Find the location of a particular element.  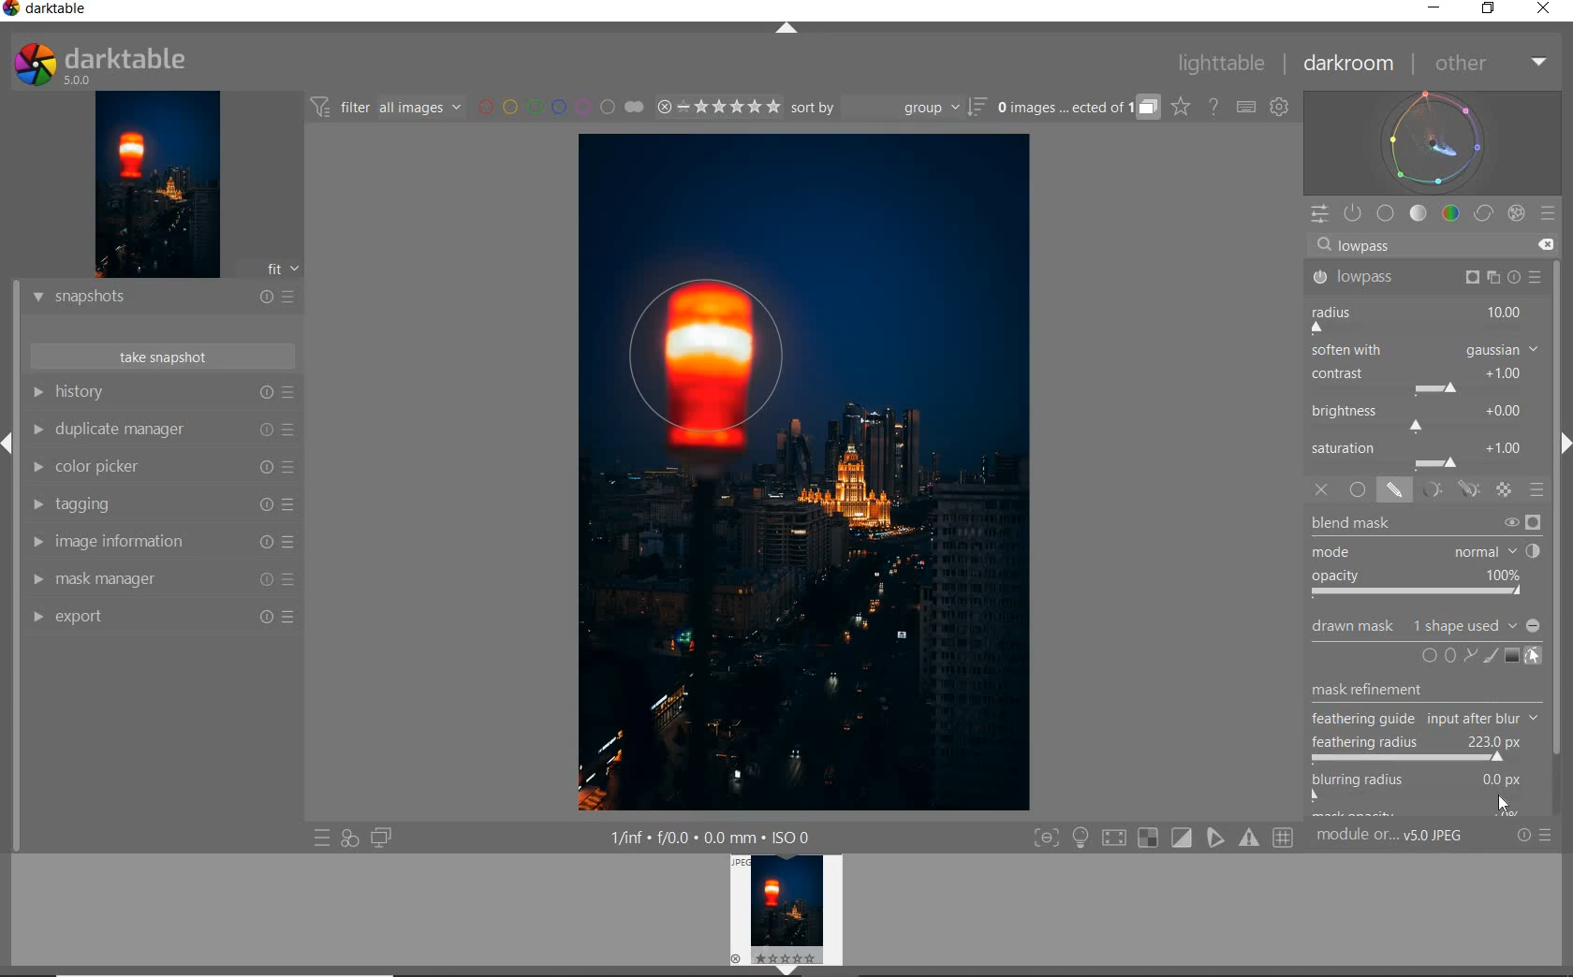

COLOR PICKER is located at coordinates (164, 468).